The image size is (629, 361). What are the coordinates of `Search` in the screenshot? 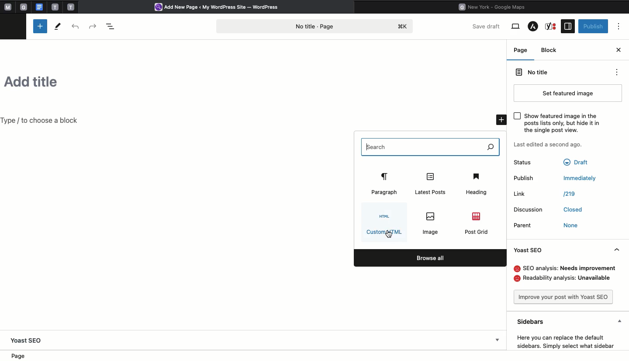 It's located at (430, 146).